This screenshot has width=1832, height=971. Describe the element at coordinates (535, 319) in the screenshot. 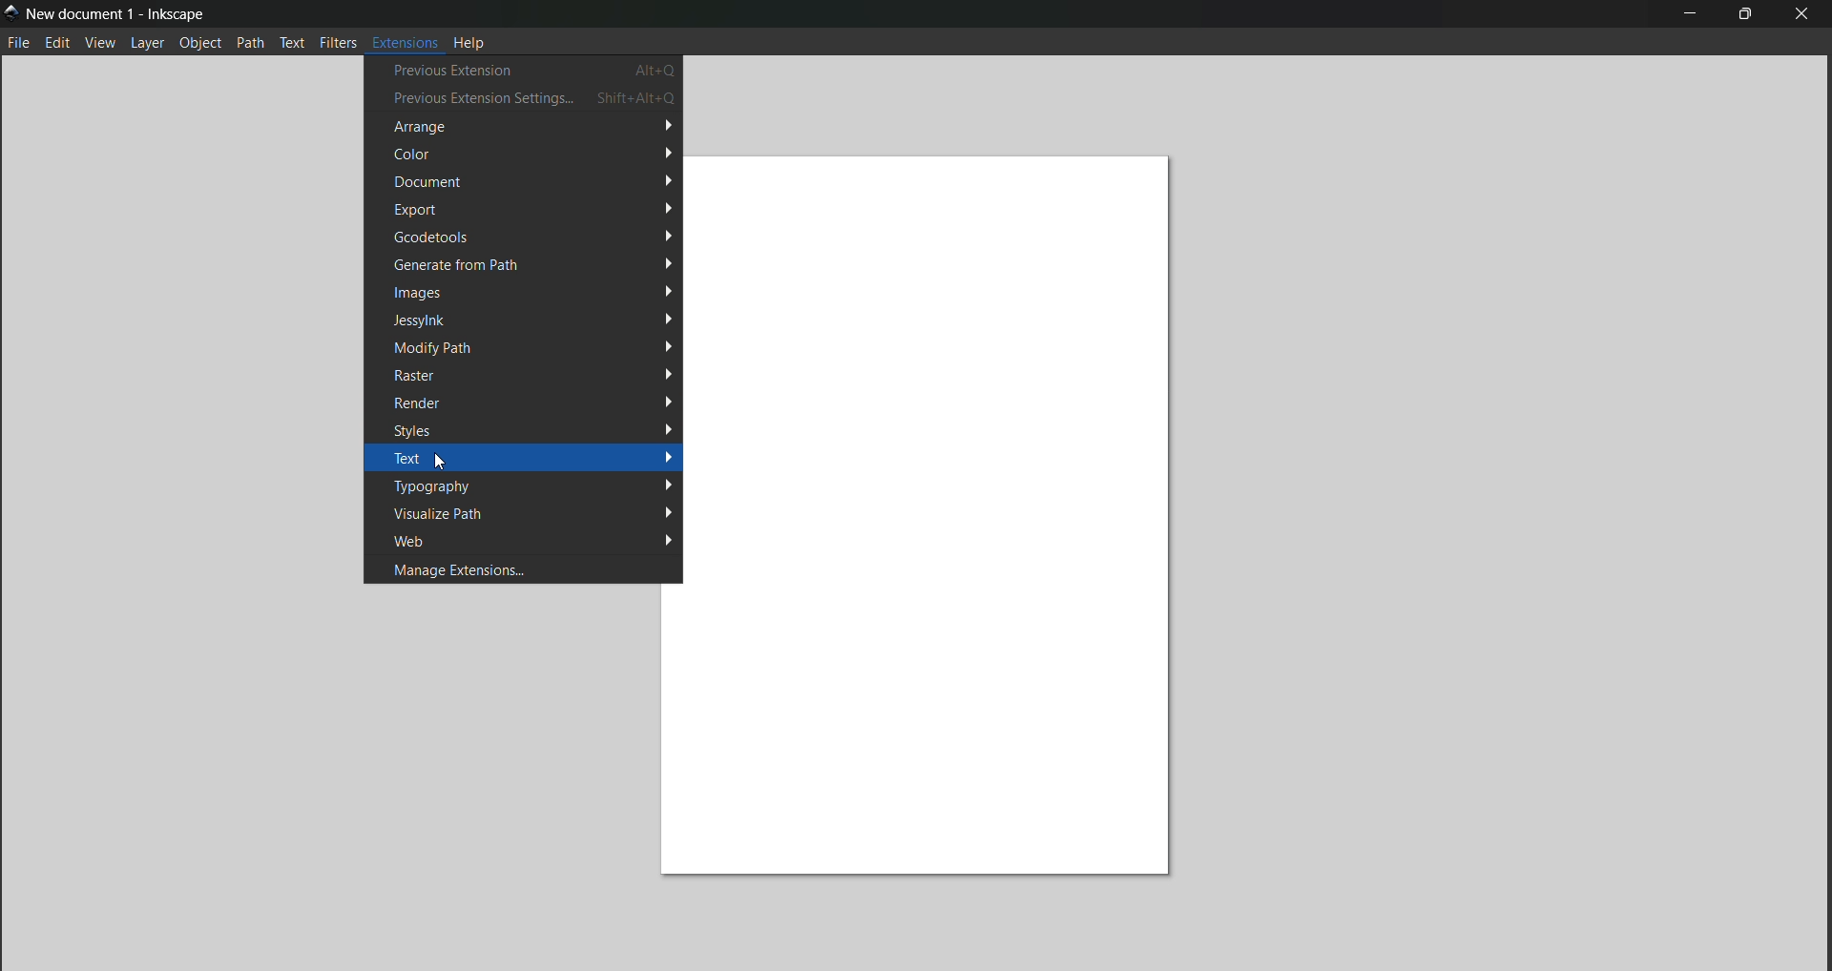

I see `jessylink` at that location.